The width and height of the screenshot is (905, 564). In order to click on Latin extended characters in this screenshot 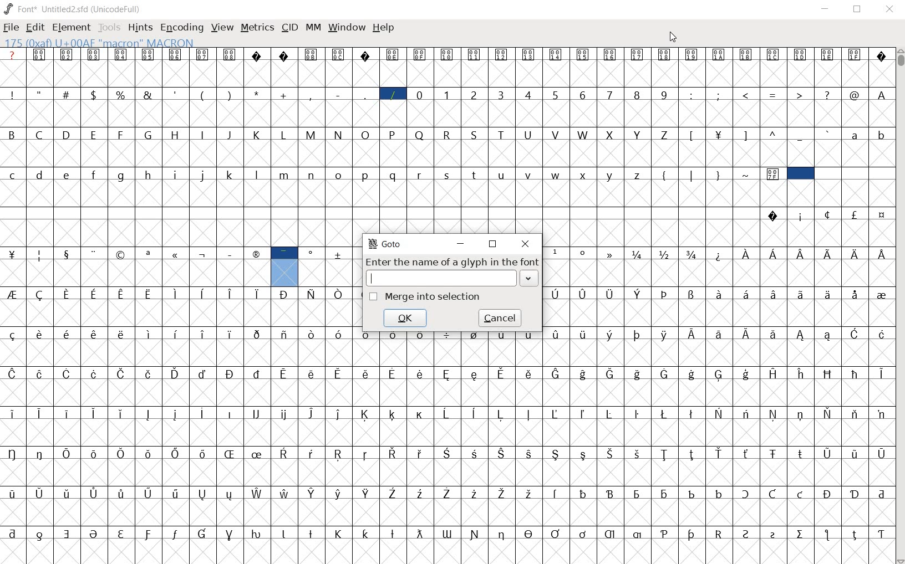, I will do `click(662, 466)`.